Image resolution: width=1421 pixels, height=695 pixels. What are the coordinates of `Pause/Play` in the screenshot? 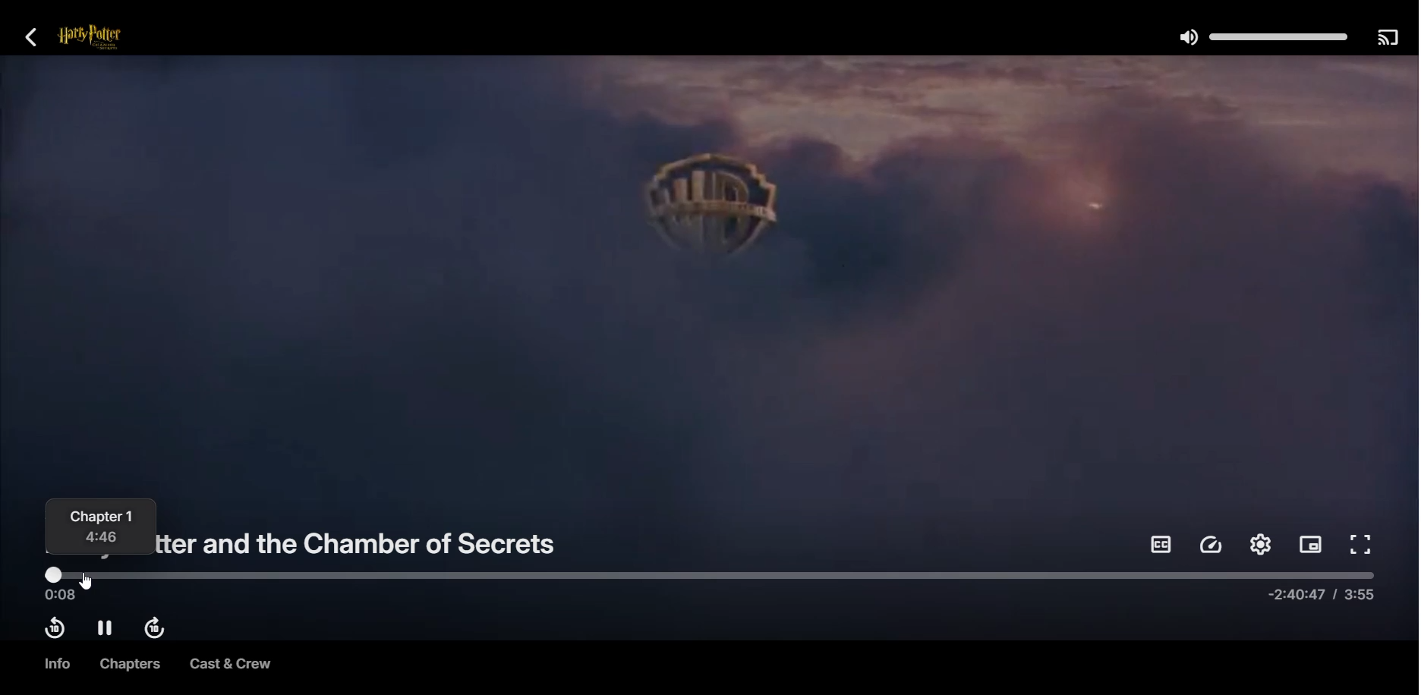 It's located at (106, 628).